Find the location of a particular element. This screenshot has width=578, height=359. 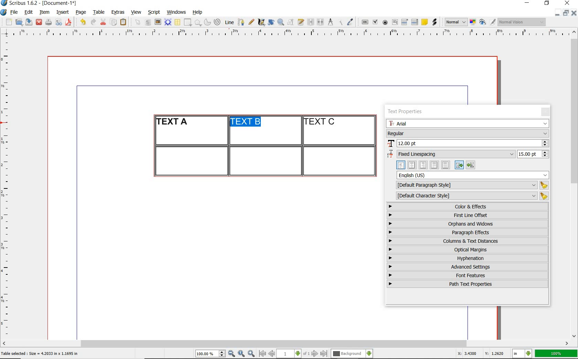

minimize is located at coordinates (528, 3).